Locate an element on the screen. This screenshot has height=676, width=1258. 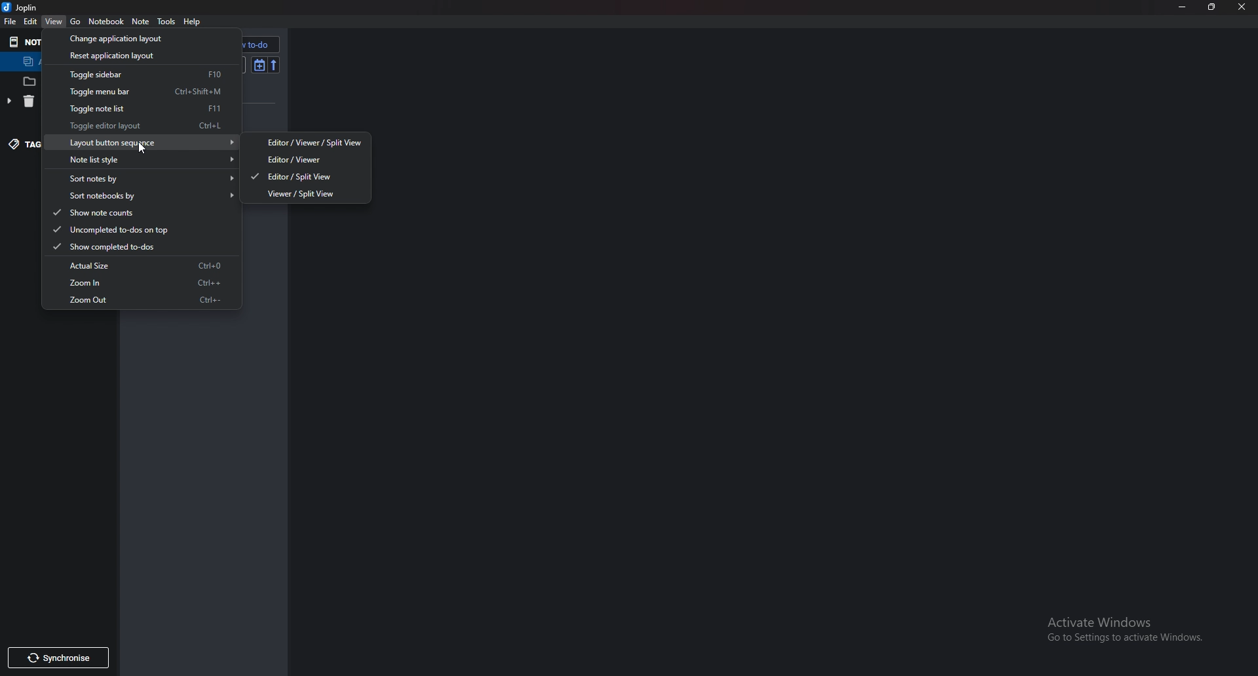
Zoom Out Ctrl+- is located at coordinates (145, 301).